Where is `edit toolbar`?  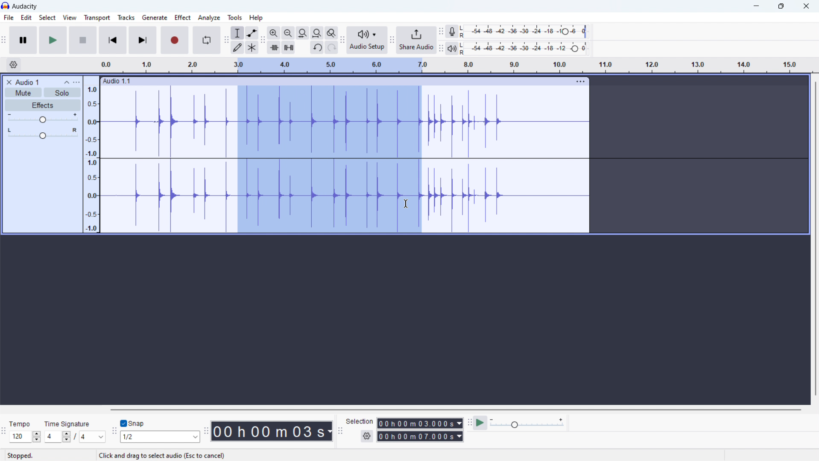
edit toolbar is located at coordinates (263, 41).